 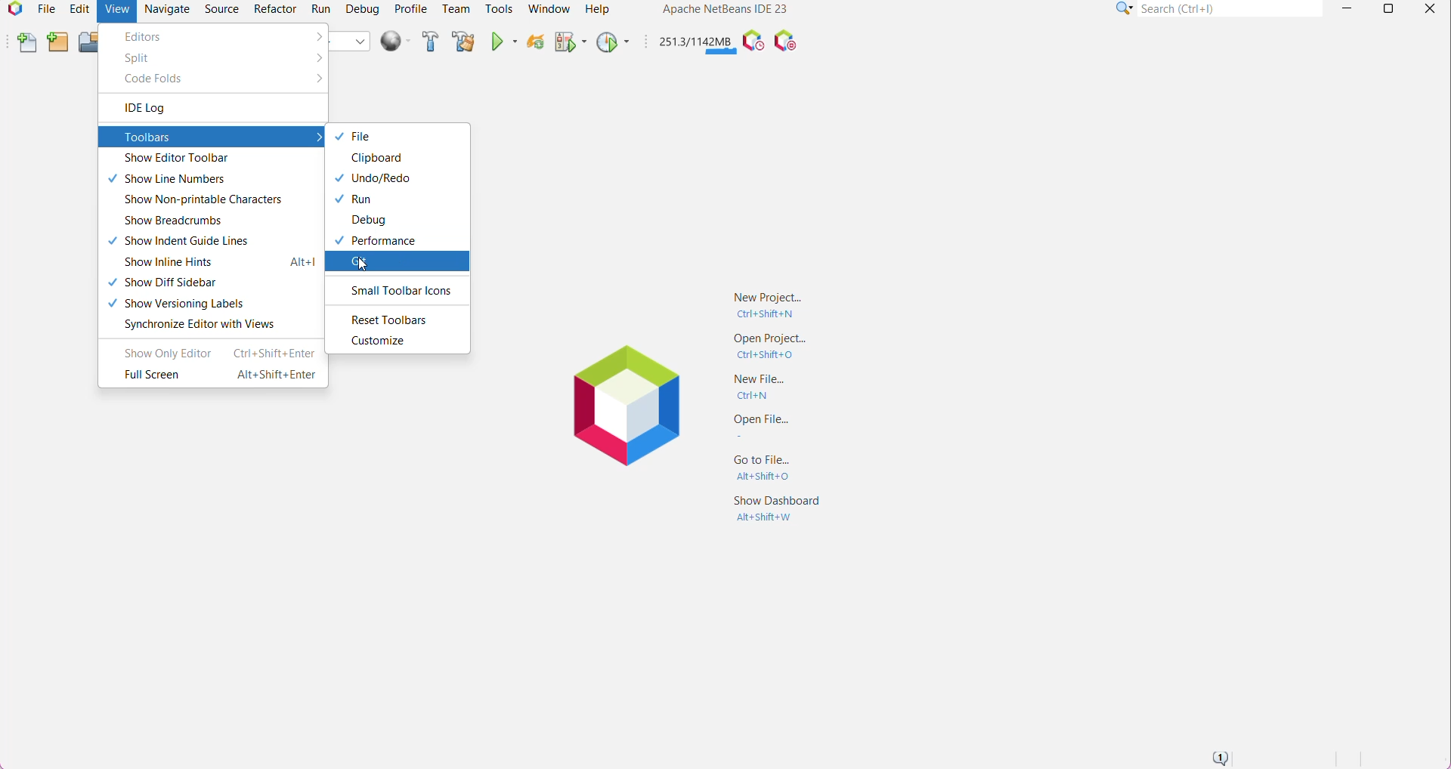 I want to click on Split, so click(x=138, y=59).